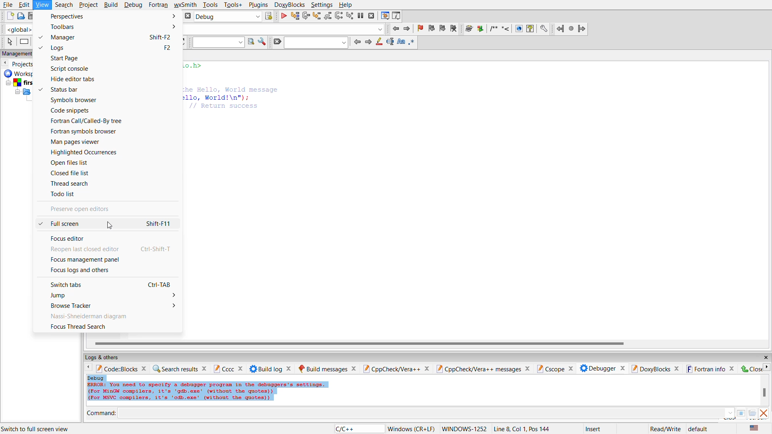  I want to click on jump back, so click(394, 29).